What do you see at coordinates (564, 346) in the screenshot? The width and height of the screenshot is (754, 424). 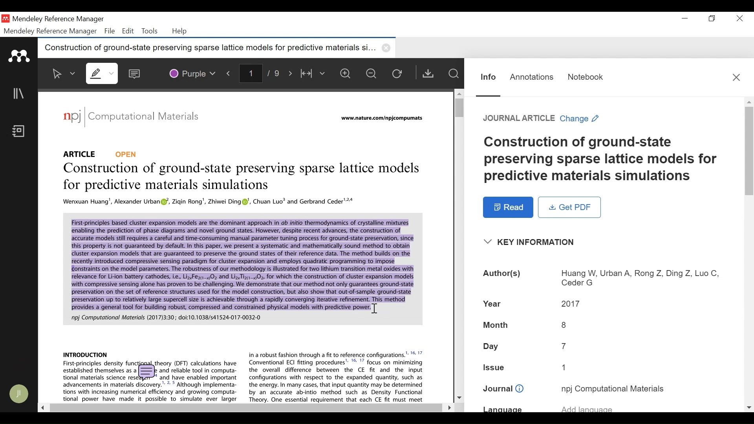 I see `Day` at bounding box center [564, 346].